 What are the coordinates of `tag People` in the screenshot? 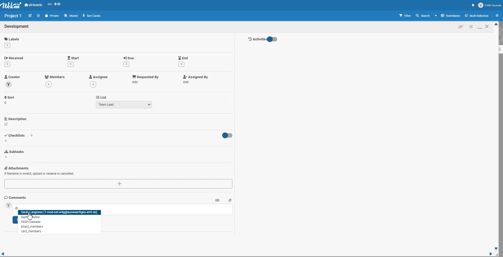 It's located at (31, 217).